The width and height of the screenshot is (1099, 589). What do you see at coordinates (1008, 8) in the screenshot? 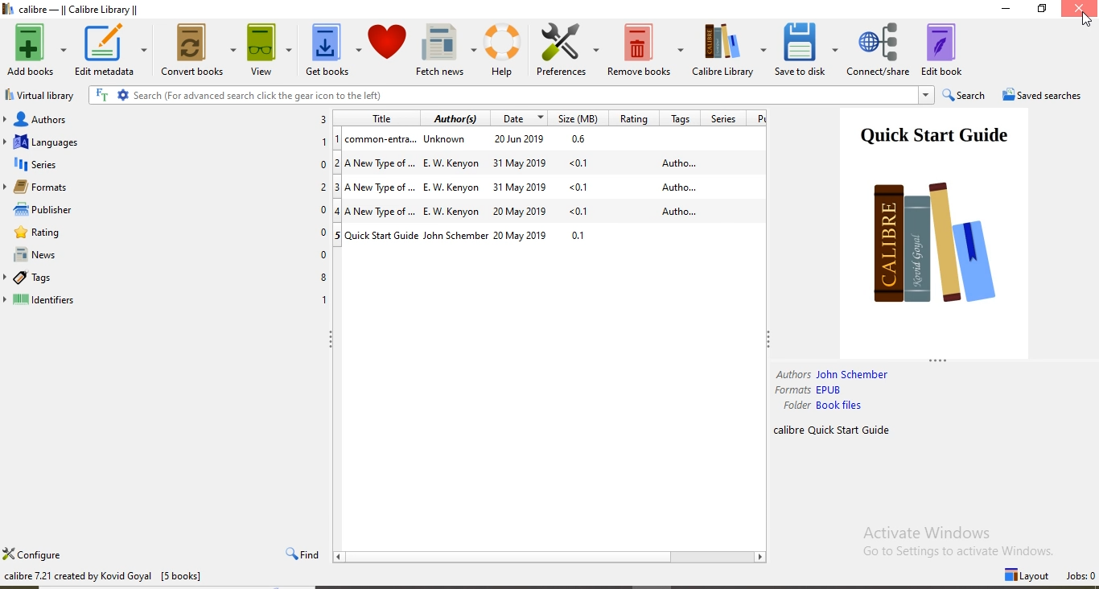
I see `Minimise` at bounding box center [1008, 8].